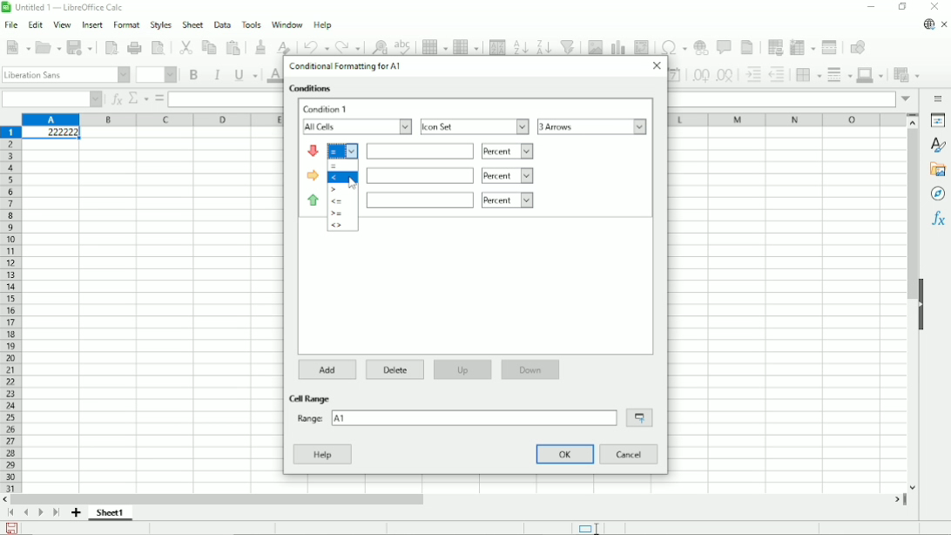 This screenshot has height=535, width=951. Describe the element at coordinates (808, 74) in the screenshot. I see `Borders` at that location.